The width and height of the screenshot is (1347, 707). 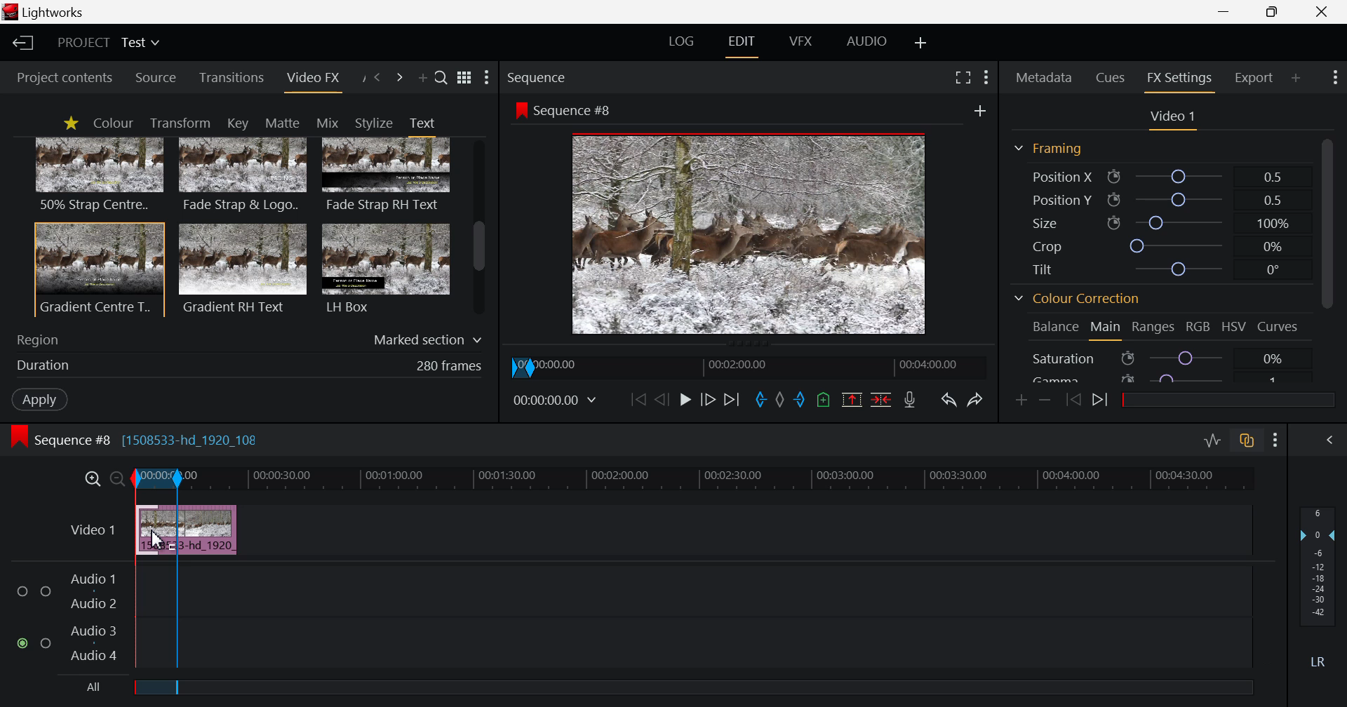 What do you see at coordinates (479, 229) in the screenshot?
I see `Scroll Bar` at bounding box center [479, 229].